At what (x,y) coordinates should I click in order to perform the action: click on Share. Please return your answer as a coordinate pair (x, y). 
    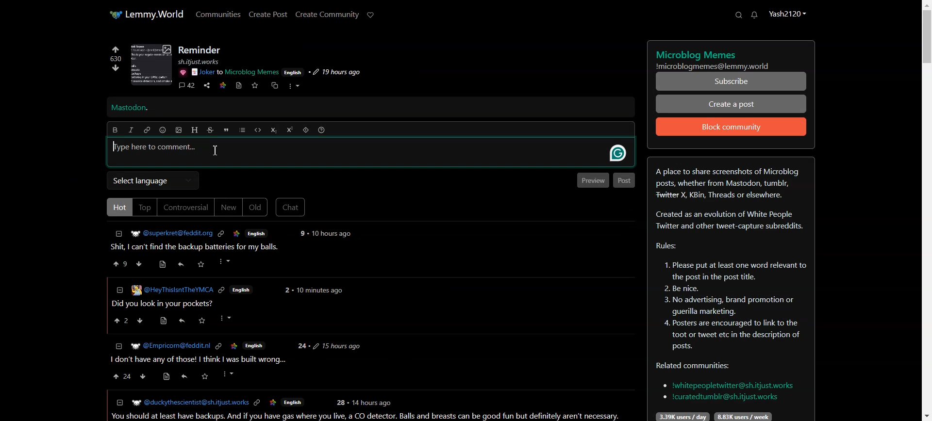
    Looking at the image, I should click on (207, 86).